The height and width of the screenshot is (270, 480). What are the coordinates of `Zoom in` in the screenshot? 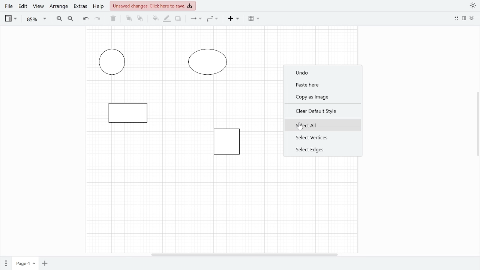 It's located at (60, 19).